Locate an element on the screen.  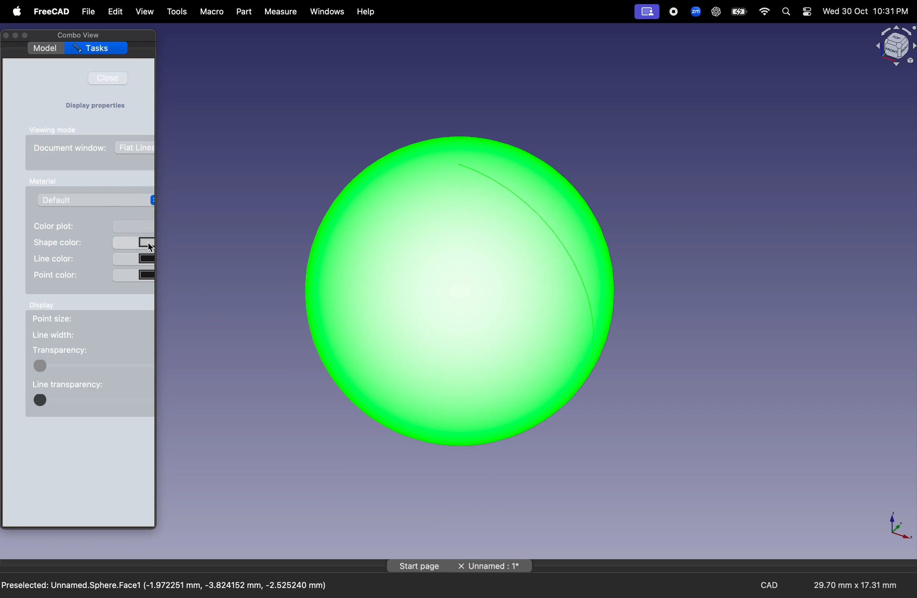
wifi is located at coordinates (765, 12).